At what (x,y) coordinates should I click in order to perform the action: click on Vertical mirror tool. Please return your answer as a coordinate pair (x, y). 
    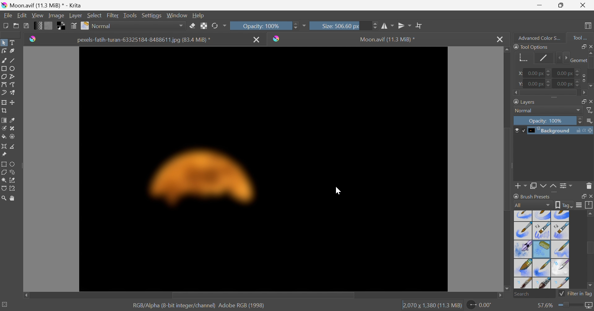
    Looking at the image, I should click on (405, 26).